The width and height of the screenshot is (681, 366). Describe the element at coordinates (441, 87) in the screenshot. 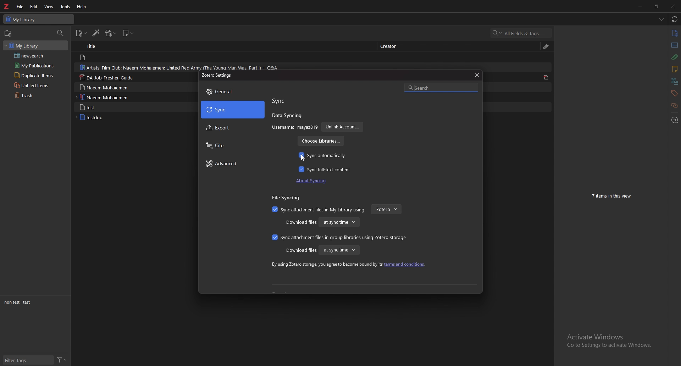

I see `search bar` at that location.